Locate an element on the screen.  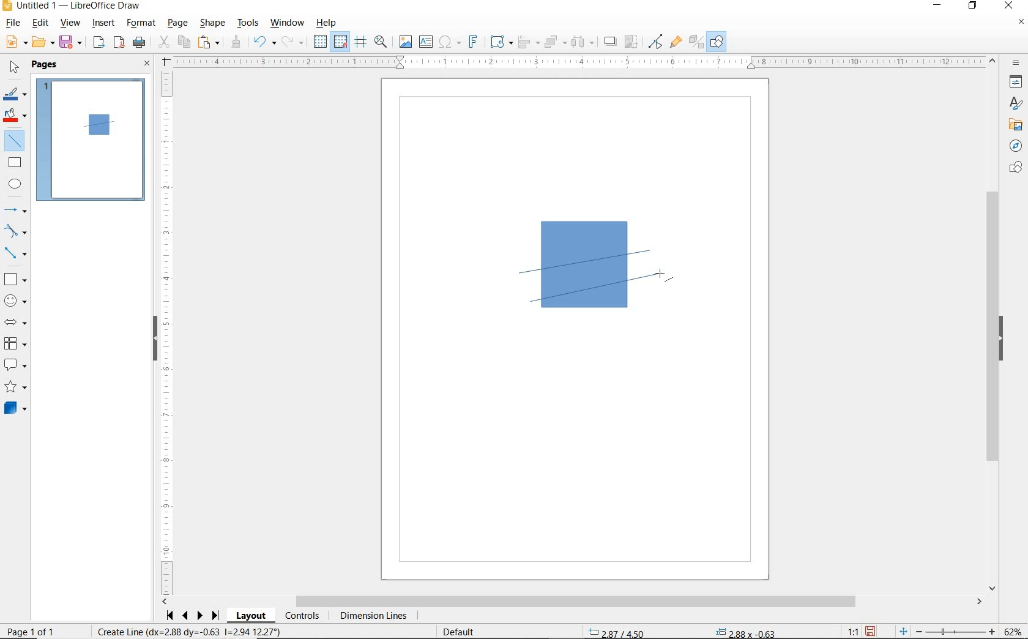
EXPORT AS PDF is located at coordinates (120, 43).